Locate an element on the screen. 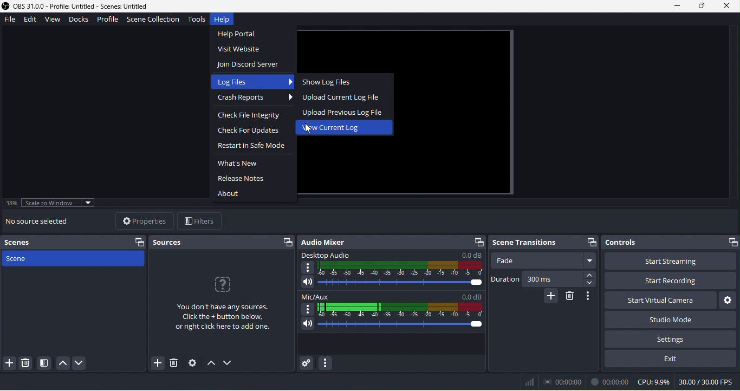 The height and width of the screenshot is (391, 740). maximize is located at coordinates (700, 6).